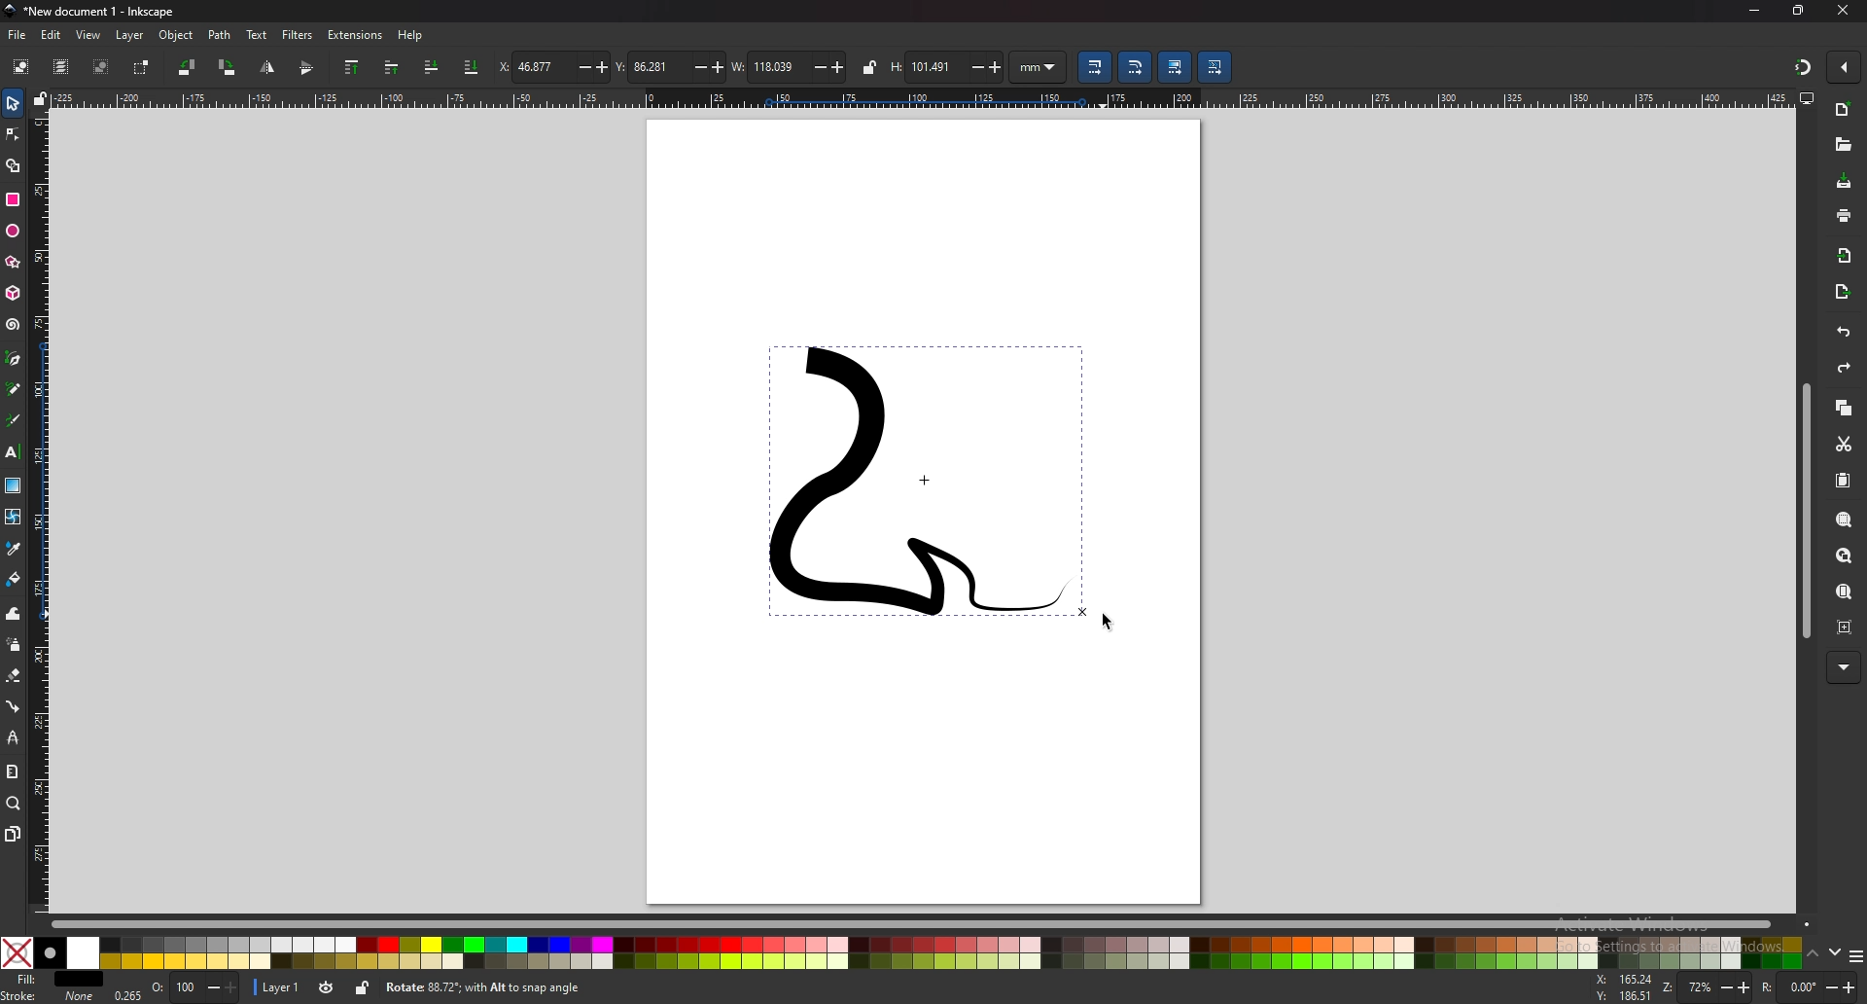  Describe the element at coordinates (14, 706) in the screenshot. I see `connector` at that location.